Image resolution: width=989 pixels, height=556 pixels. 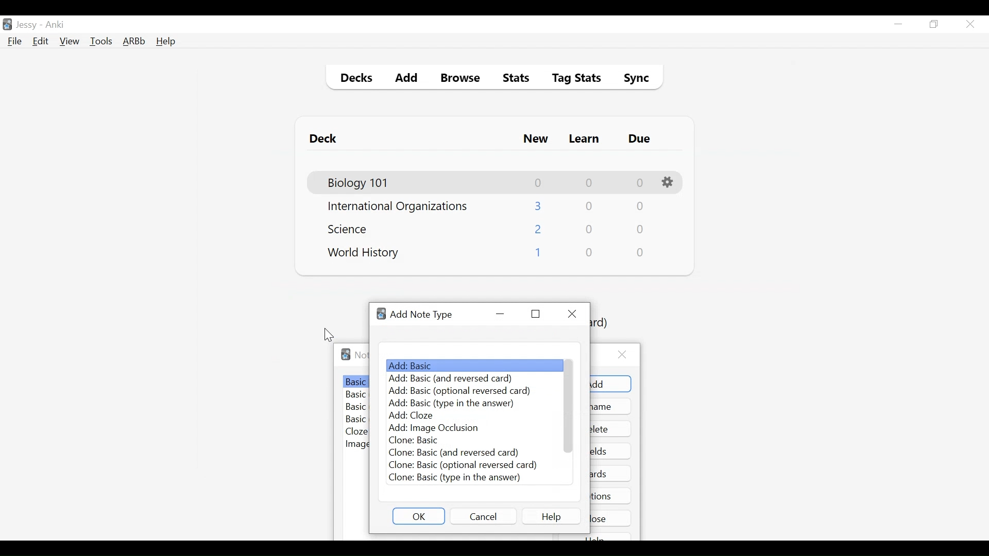 I want to click on Close, so click(x=970, y=24).